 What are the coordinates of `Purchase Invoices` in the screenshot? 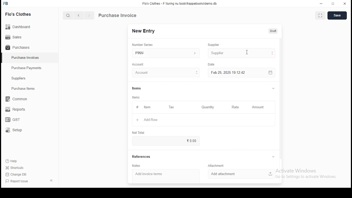 It's located at (26, 58).